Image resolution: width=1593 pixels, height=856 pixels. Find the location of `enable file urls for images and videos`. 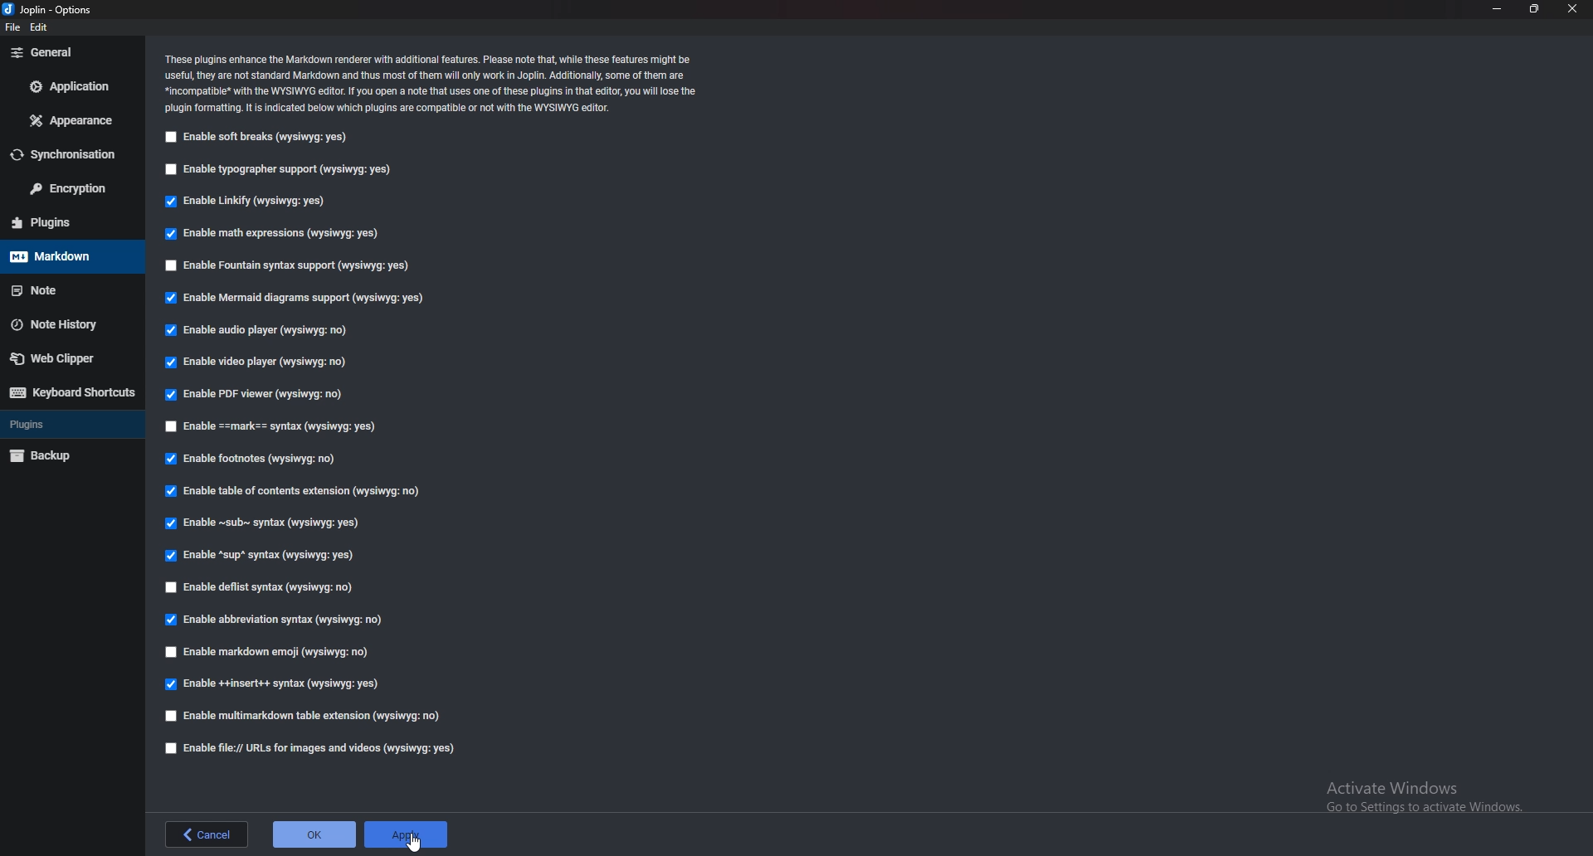

enable file urls for images and videos is located at coordinates (309, 750).